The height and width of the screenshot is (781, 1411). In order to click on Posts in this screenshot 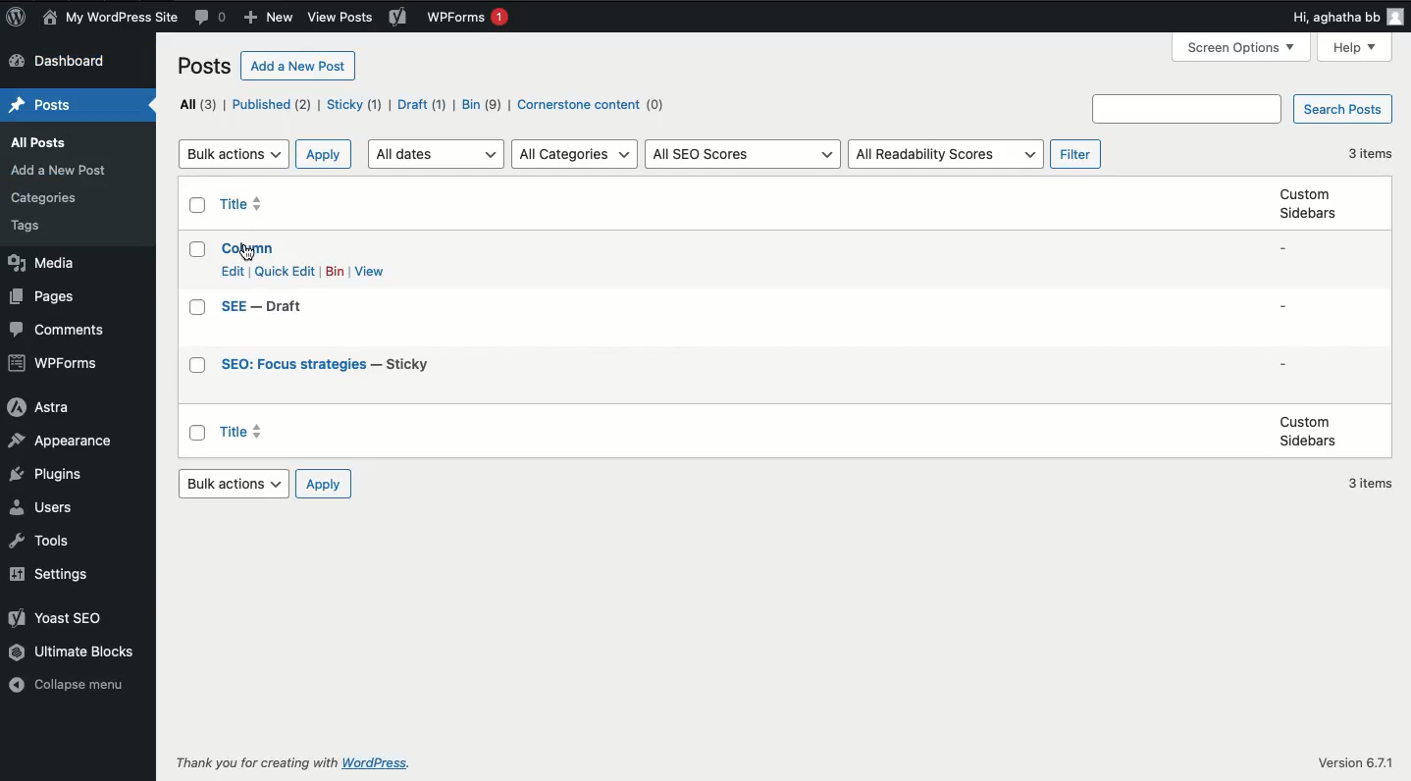, I will do `click(203, 67)`.